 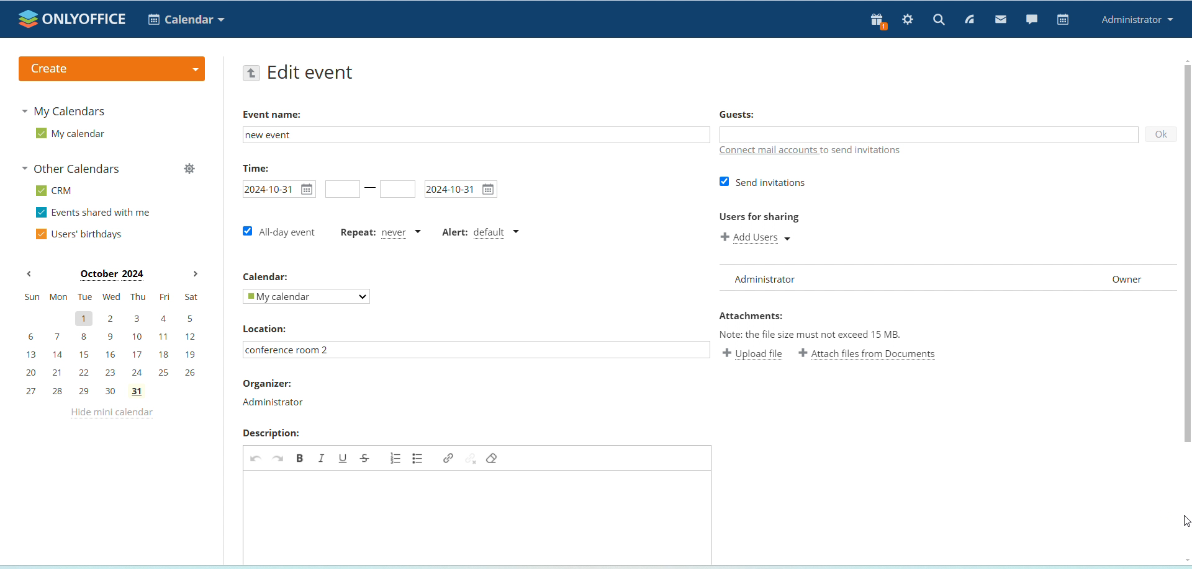 What do you see at coordinates (811, 333) in the screenshot?
I see `Note: the file size must not exceed 15 mb` at bounding box center [811, 333].